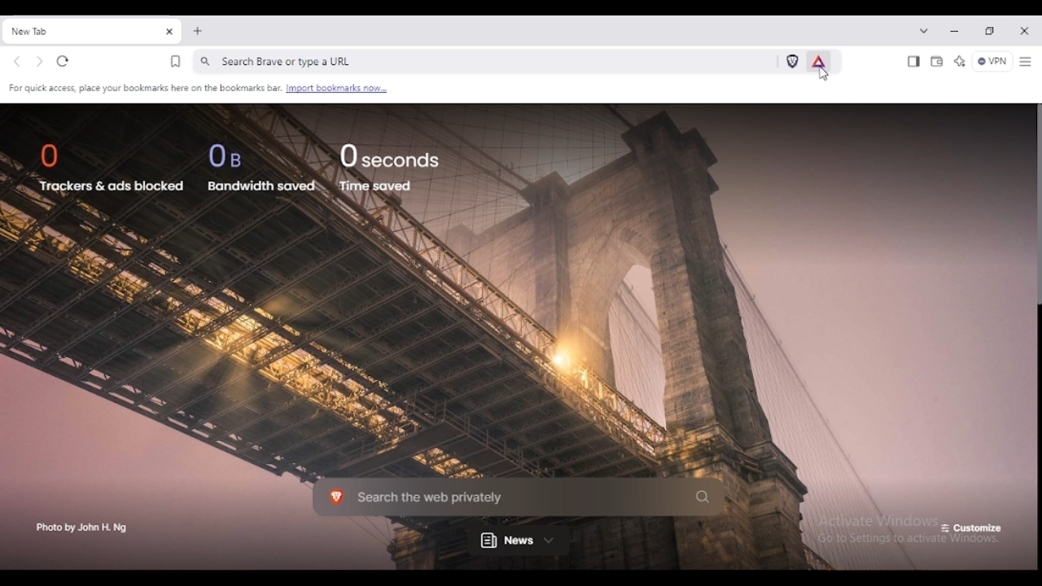 The width and height of the screenshot is (1042, 586). I want to click on close , so click(1024, 31).